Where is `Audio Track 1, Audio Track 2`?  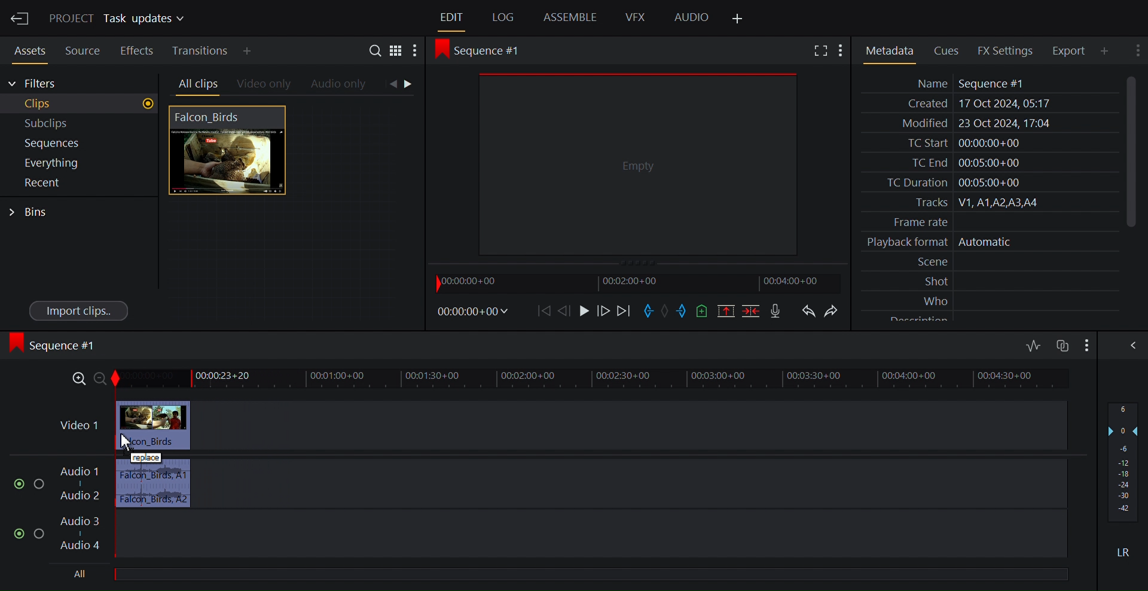
Audio Track 1, Audio Track 2 is located at coordinates (561, 486).